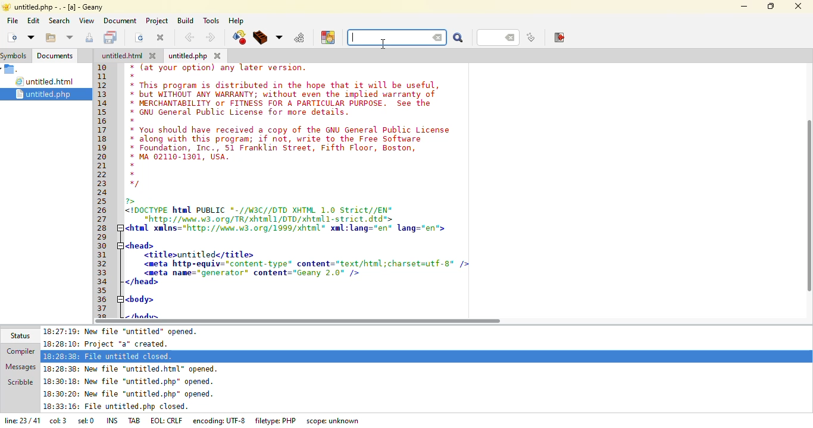  I want to click on <head>, so click(139, 244).